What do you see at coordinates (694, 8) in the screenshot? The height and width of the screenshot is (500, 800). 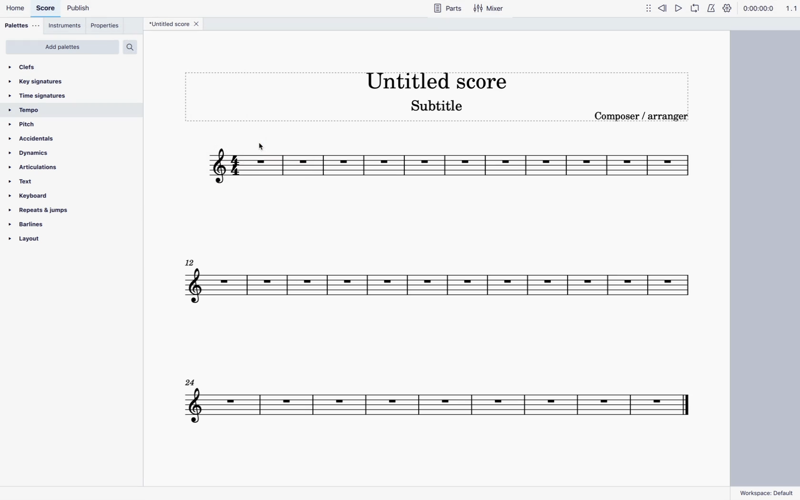 I see `playback loop` at bounding box center [694, 8].